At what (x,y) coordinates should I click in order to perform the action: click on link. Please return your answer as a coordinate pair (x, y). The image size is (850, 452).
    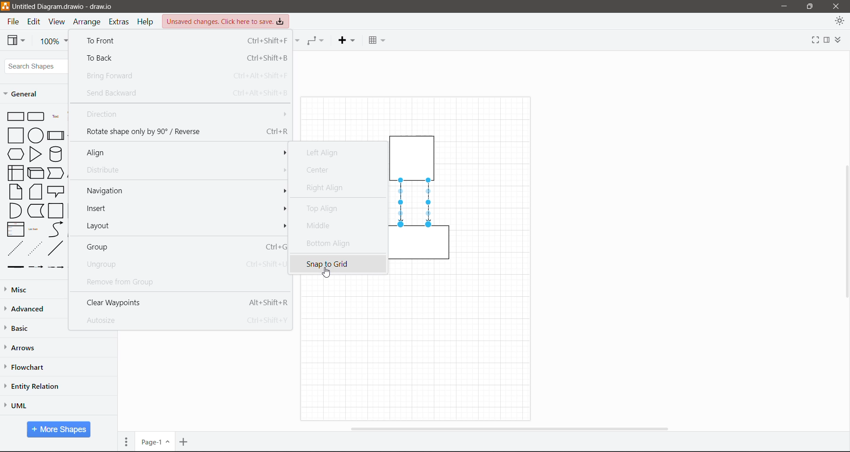
    Looking at the image, I should click on (14, 267).